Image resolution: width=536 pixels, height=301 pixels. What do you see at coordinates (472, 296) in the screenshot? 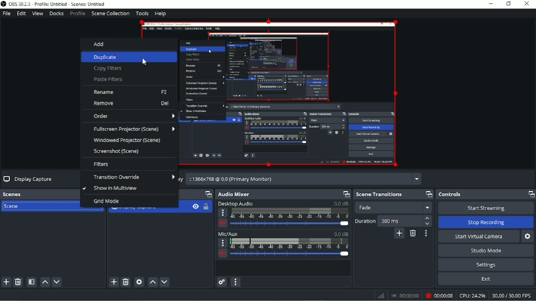
I see `CPU: 20.8%` at bounding box center [472, 296].